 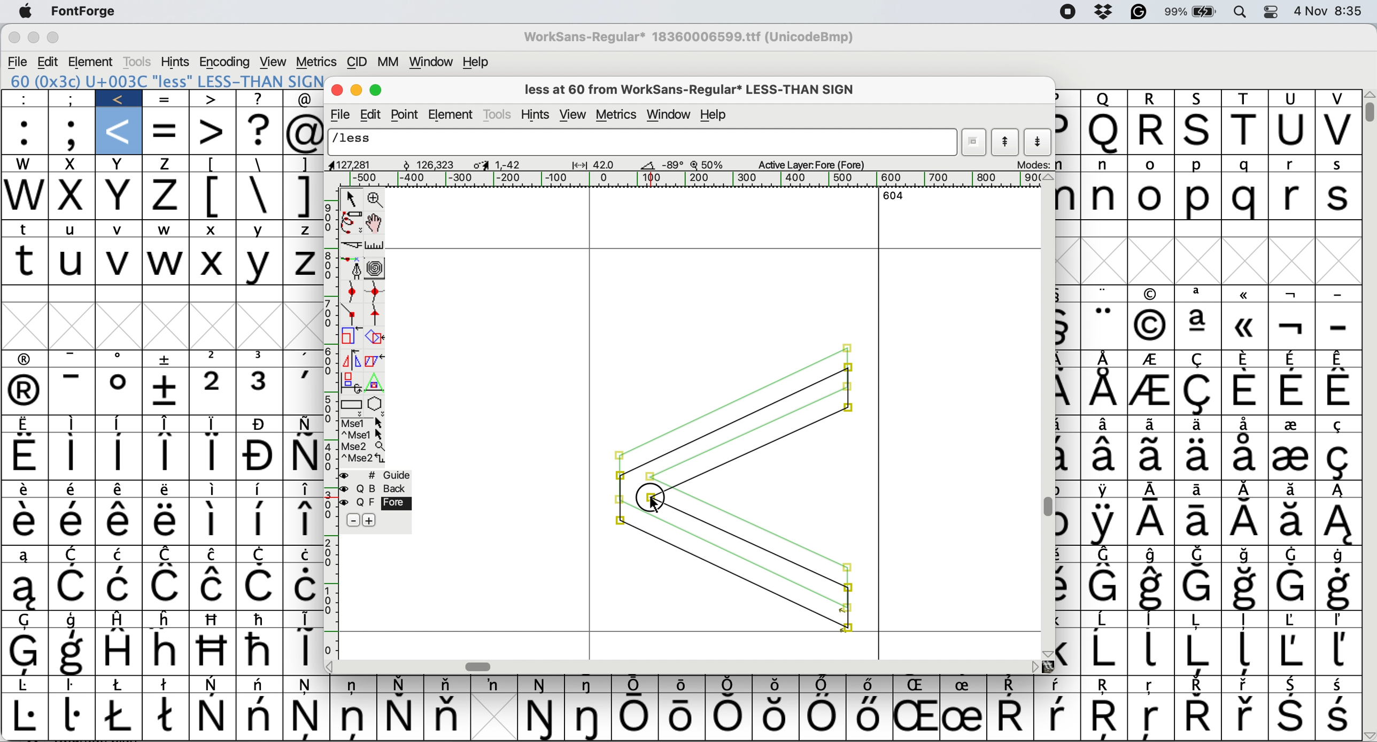 I want to click on Symbol, so click(x=1192, y=686).